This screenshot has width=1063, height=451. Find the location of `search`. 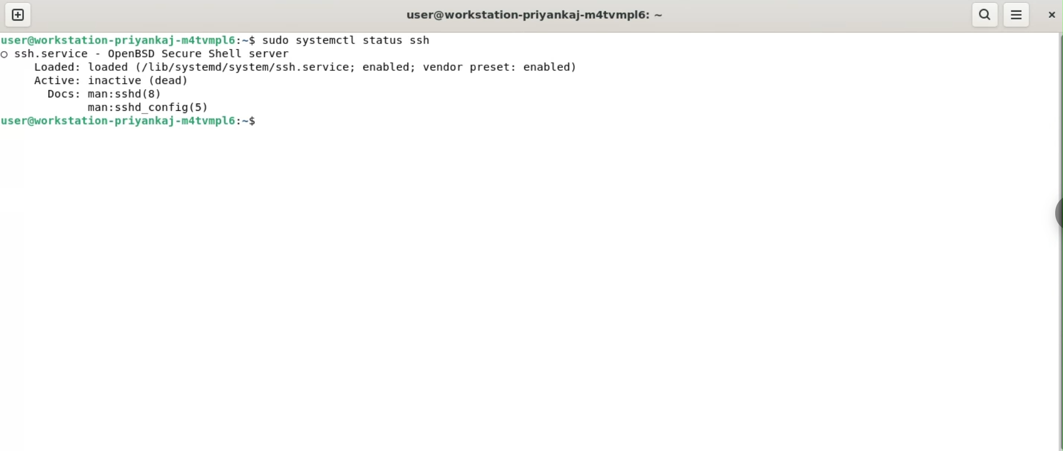

search is located at coordinates (986, 15).